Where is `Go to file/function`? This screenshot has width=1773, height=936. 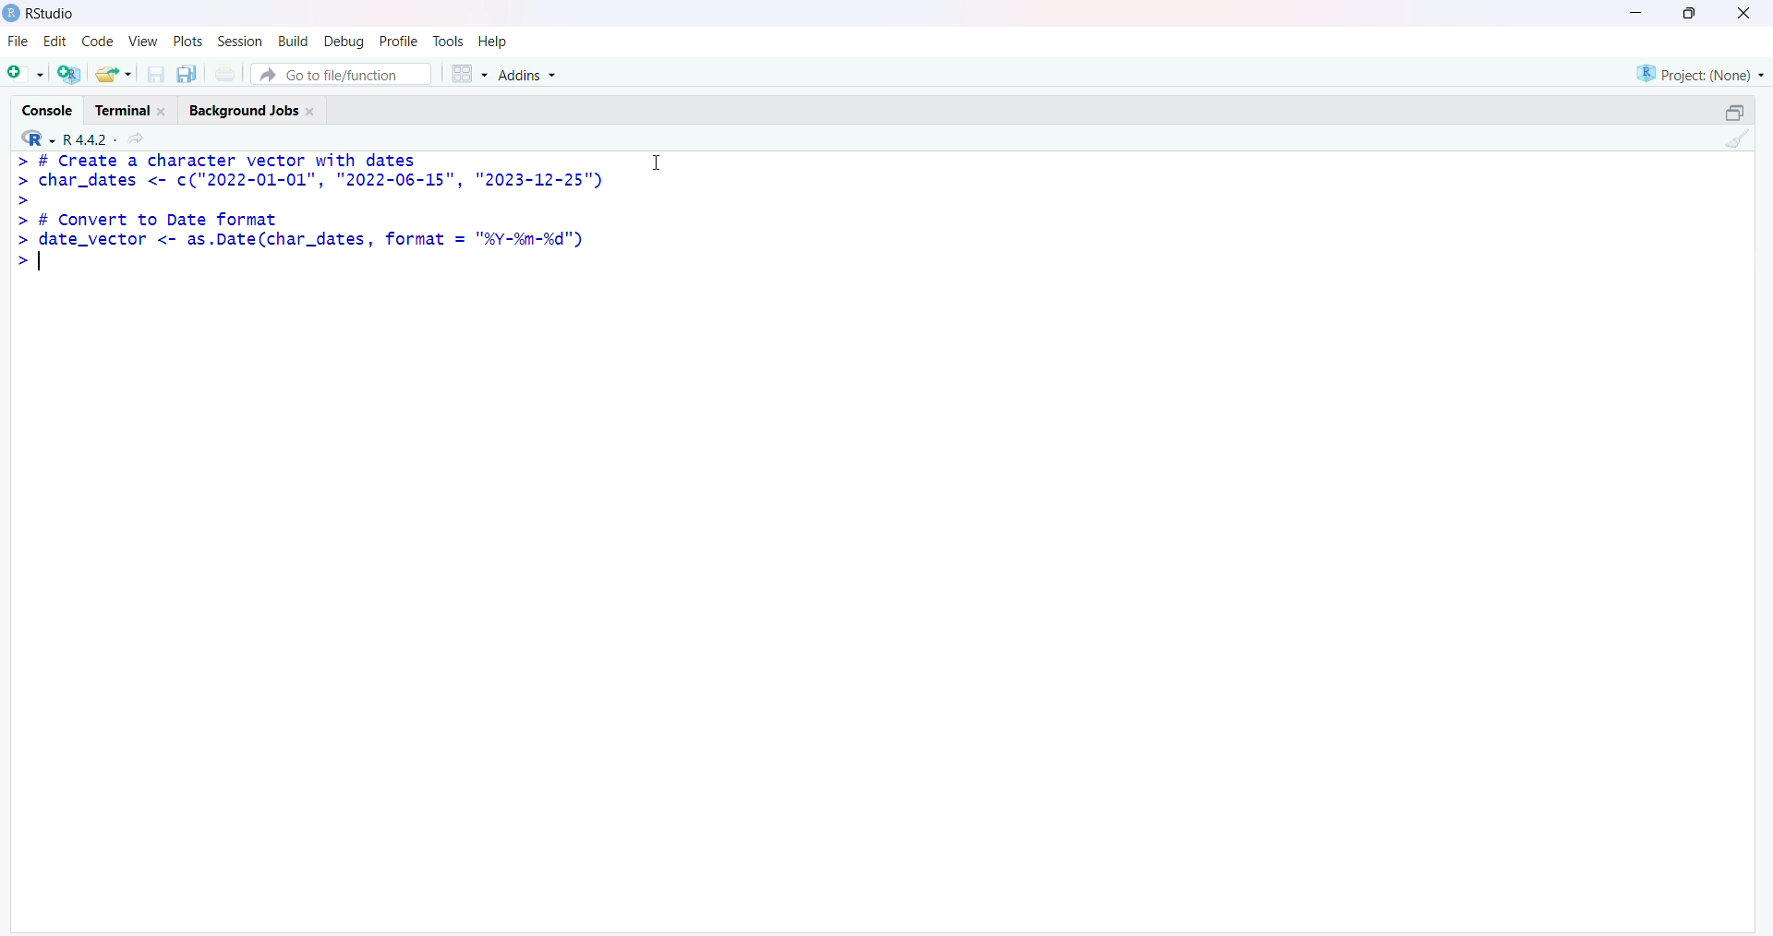
Go to file/function is located at coordinates (346, 72).